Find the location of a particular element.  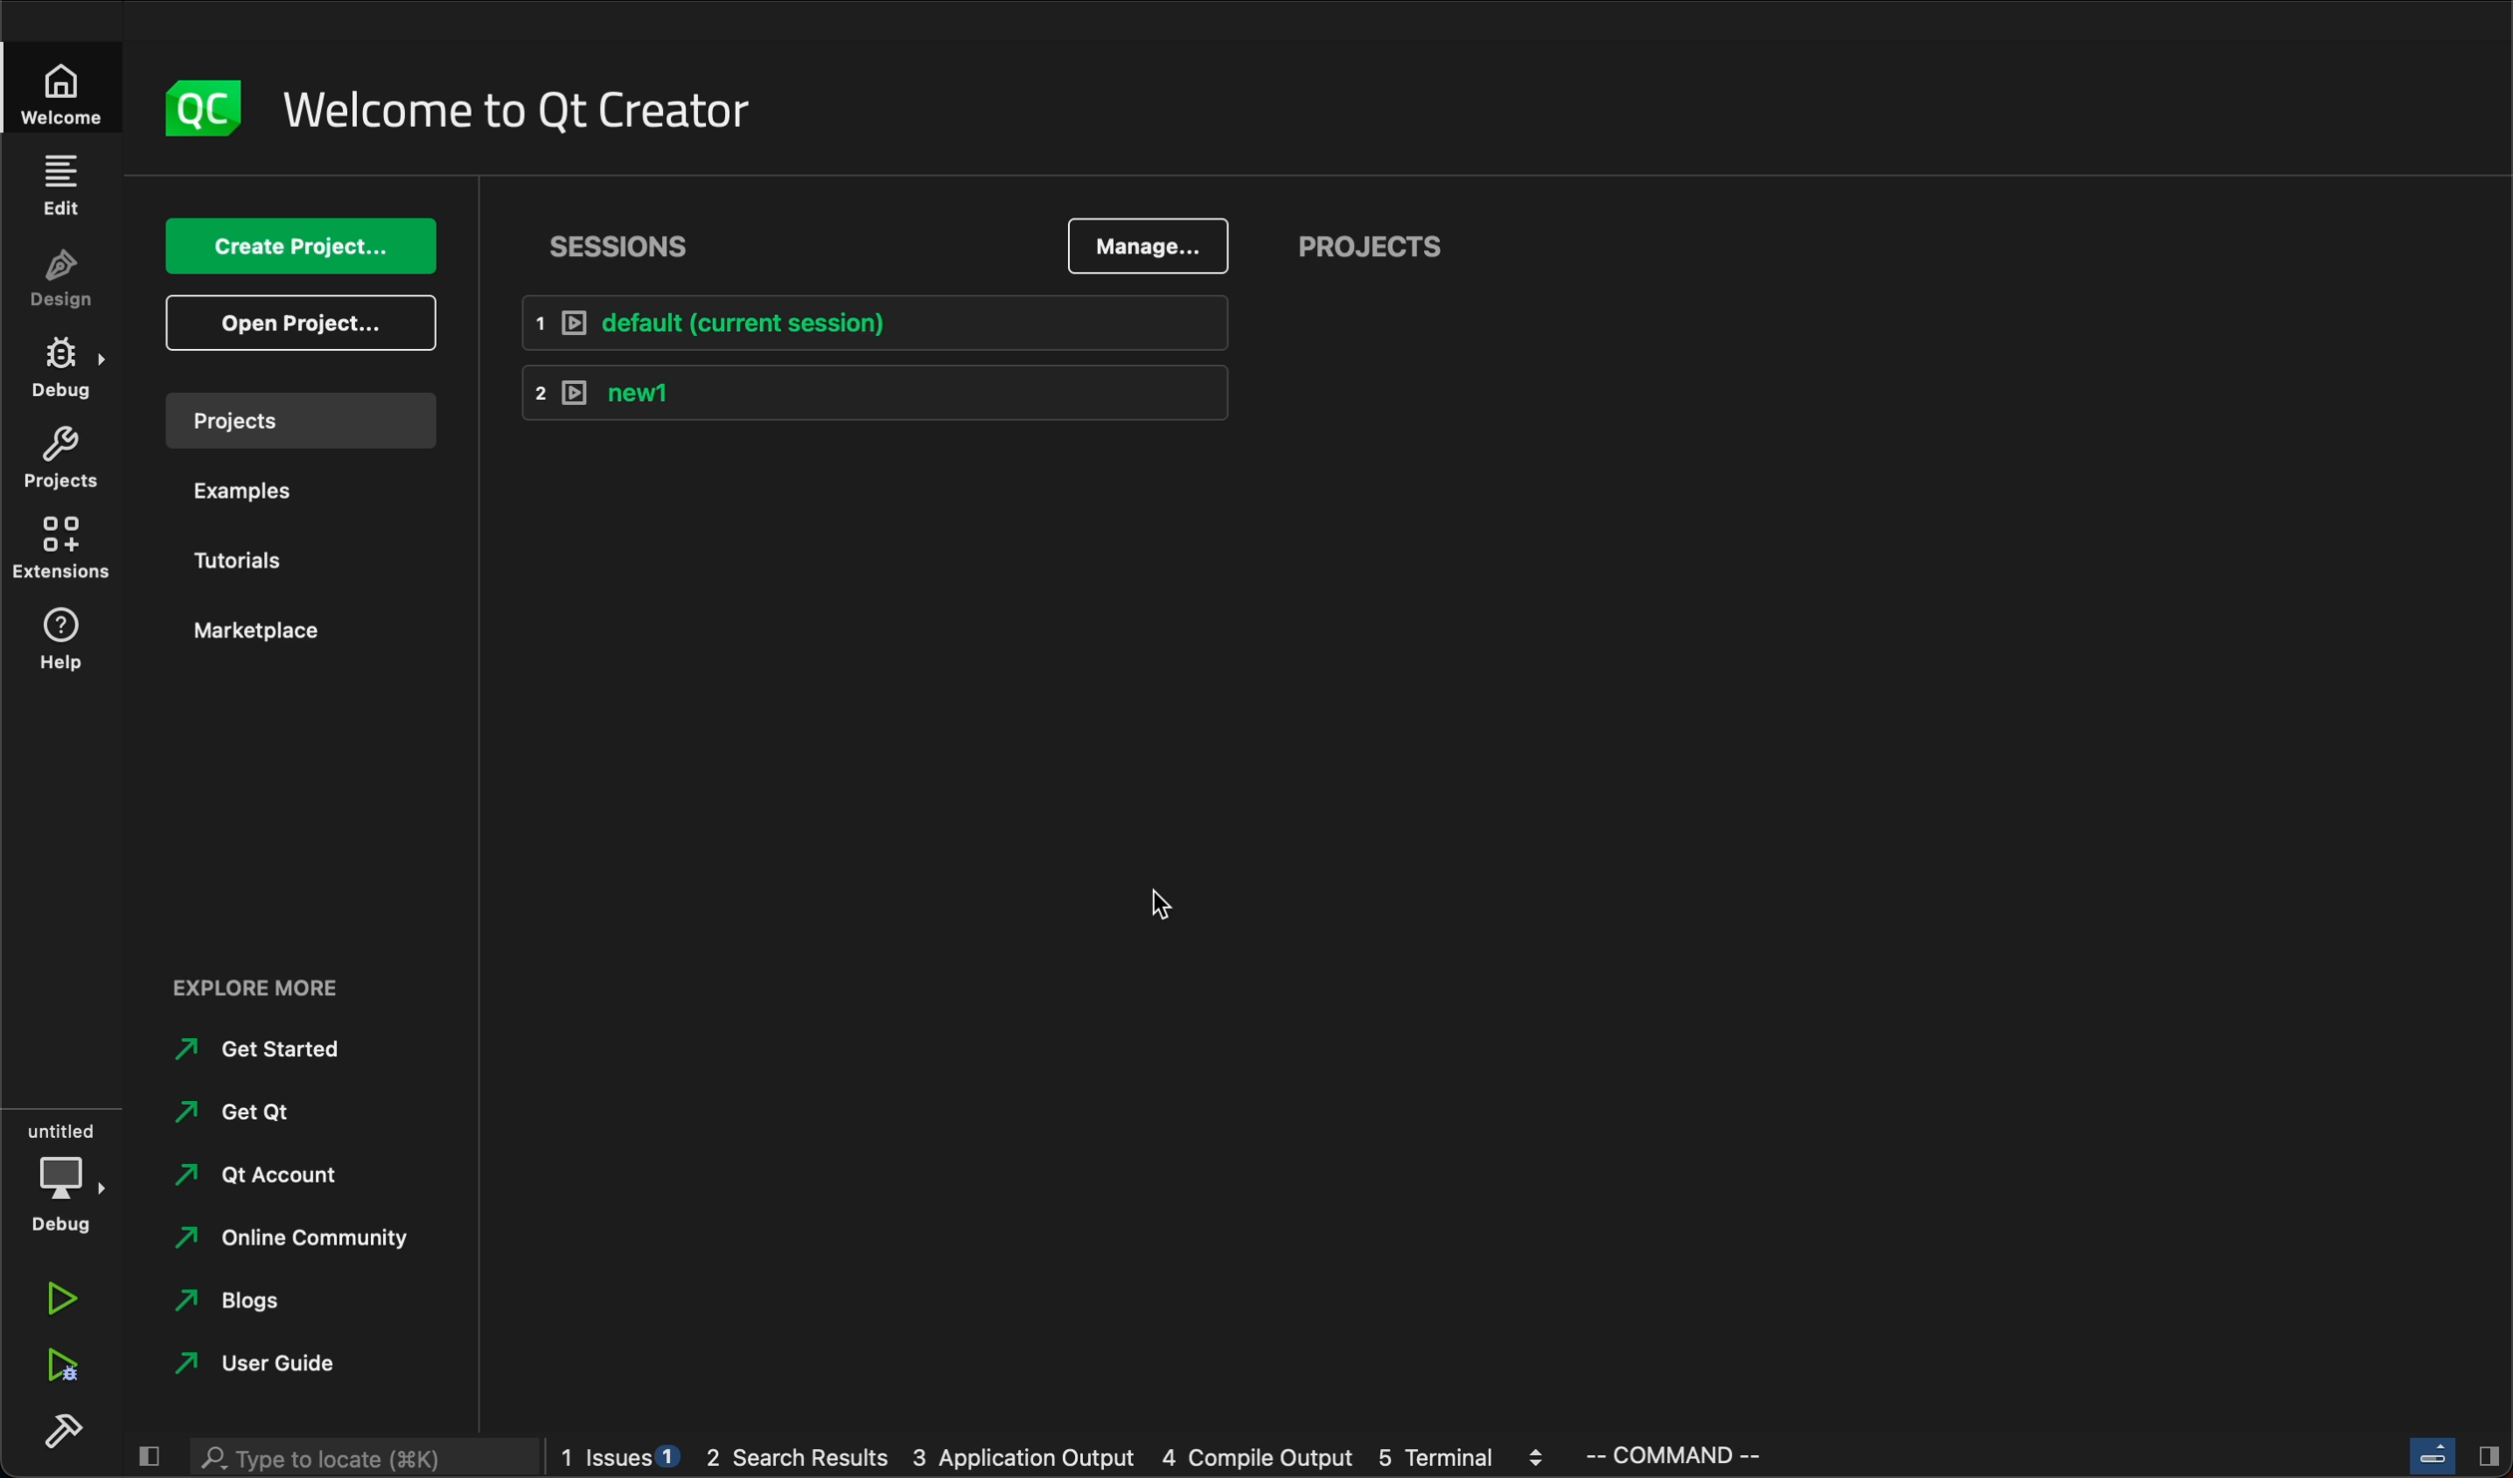

logo is located at coordinates (208, 108).